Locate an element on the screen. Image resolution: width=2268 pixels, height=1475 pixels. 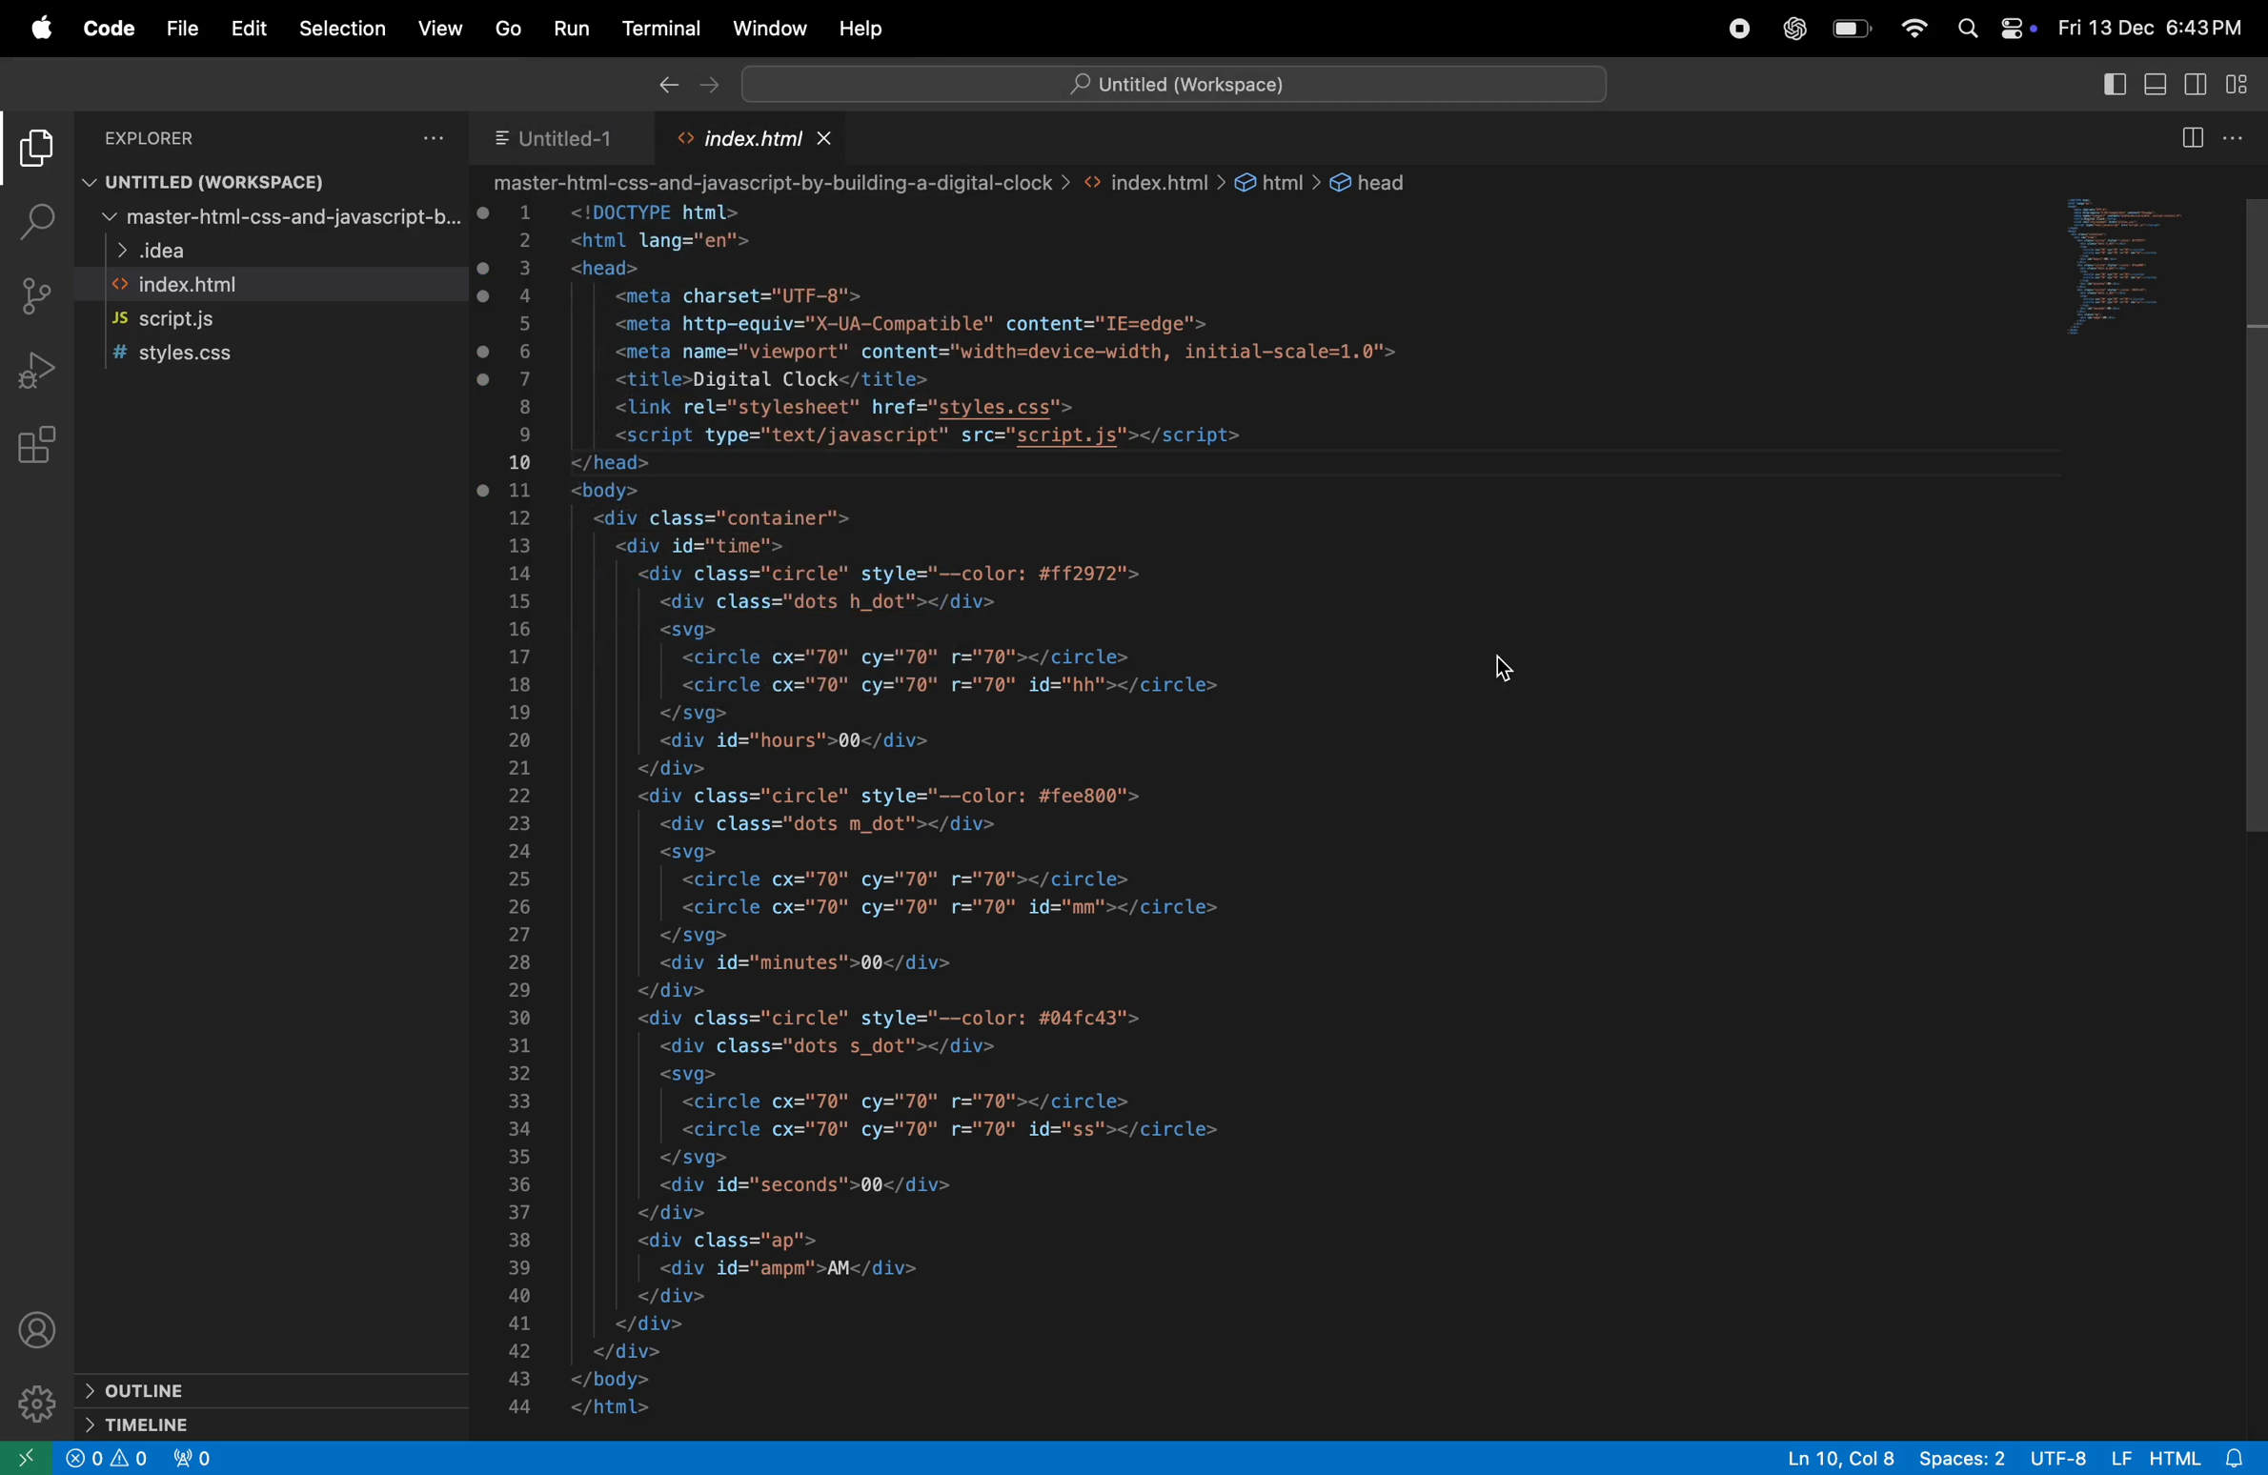
split editor is located at coordinates (2194, 138).